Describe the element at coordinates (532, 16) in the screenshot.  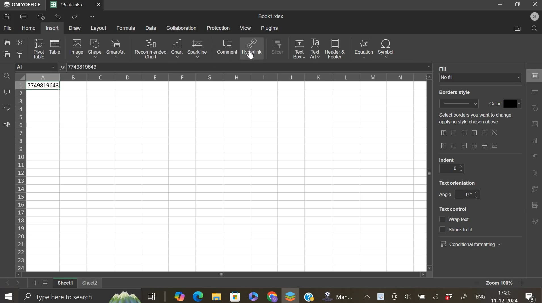
I see `user` at that location.